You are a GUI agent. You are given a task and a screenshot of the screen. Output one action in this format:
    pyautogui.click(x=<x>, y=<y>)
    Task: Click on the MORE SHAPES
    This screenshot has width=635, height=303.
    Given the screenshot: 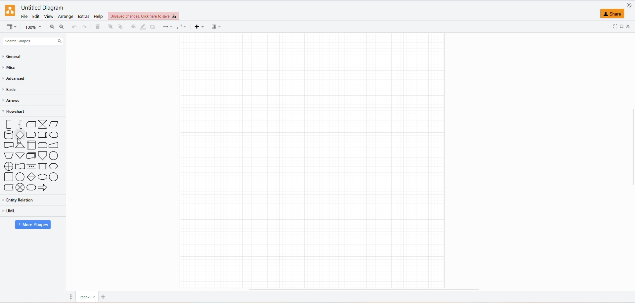 What is the action you would take?
    pyautogui.click(x=34, y=224)
    